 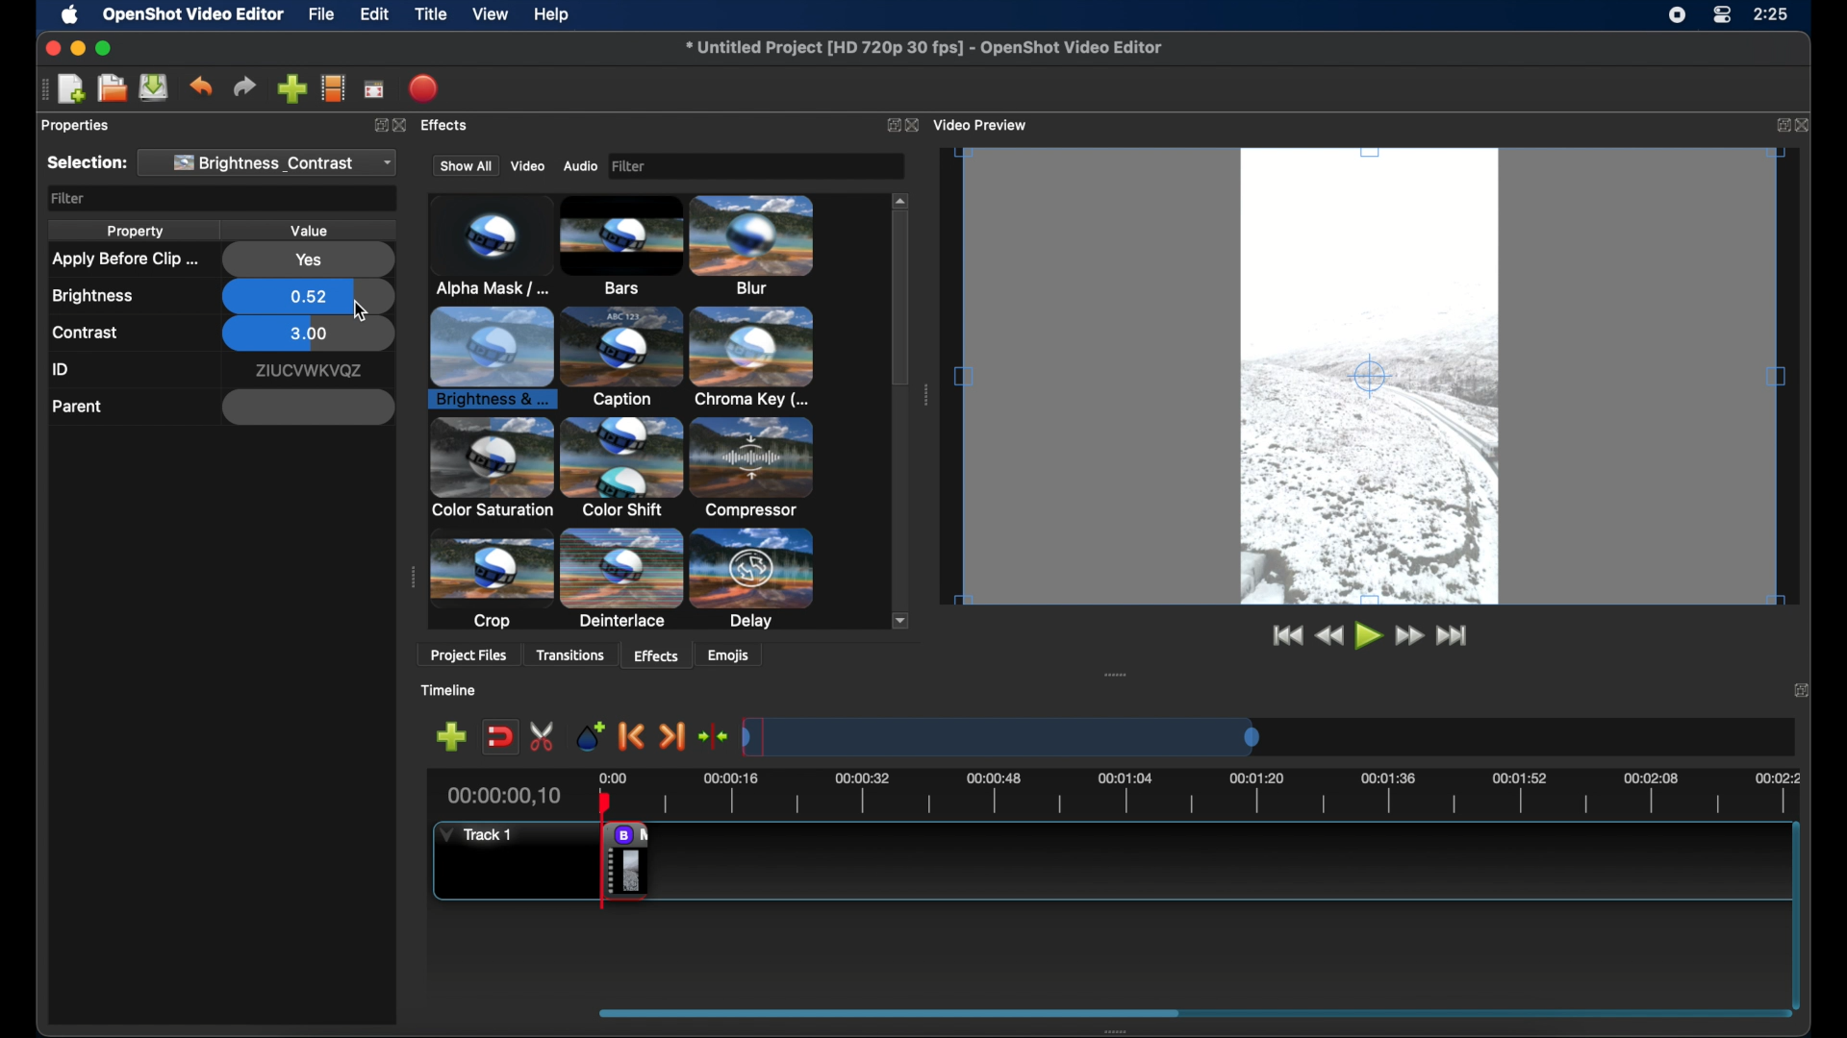 I want to click on expand, so click(x=887, y=124).